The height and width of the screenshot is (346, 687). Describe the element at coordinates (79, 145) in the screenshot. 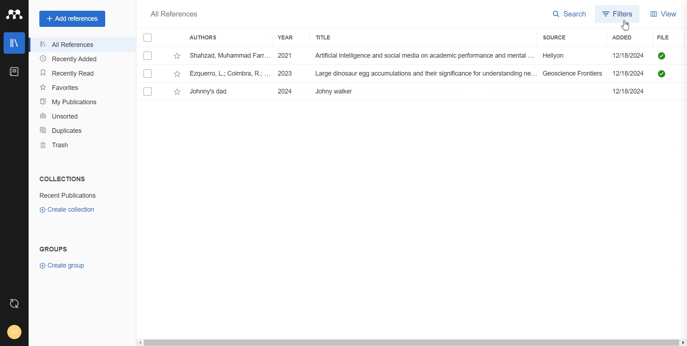

I see `Trash` at that location.